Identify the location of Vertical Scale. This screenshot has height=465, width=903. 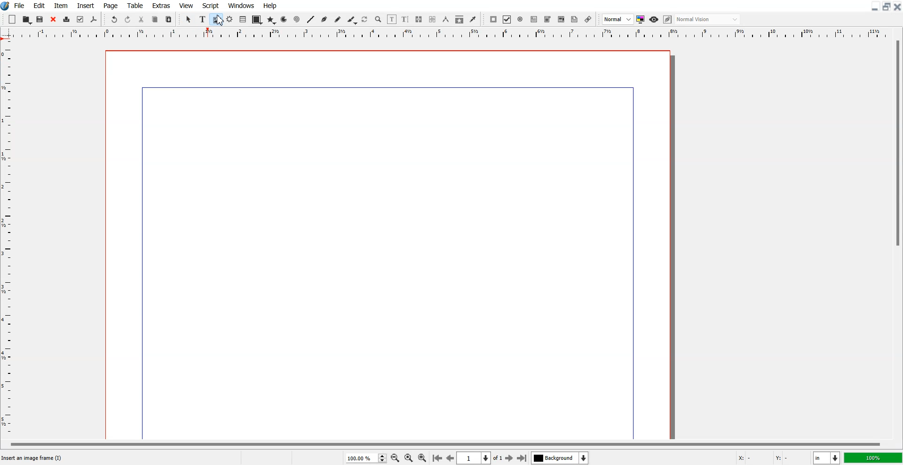
(451, 34).